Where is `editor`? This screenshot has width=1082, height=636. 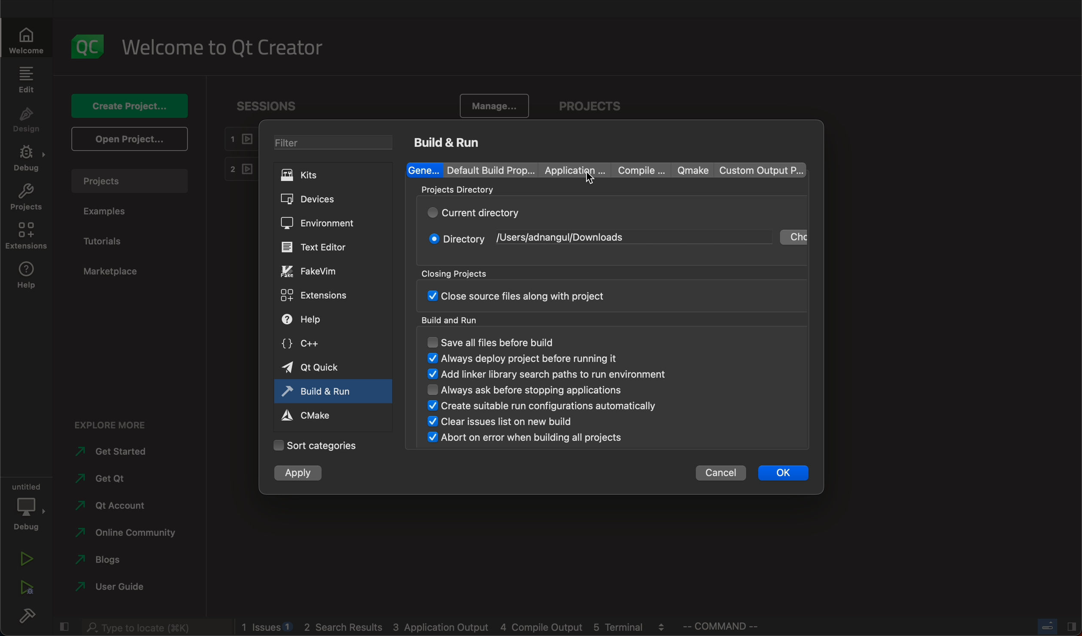 editor is located at coordinates (322, 246).